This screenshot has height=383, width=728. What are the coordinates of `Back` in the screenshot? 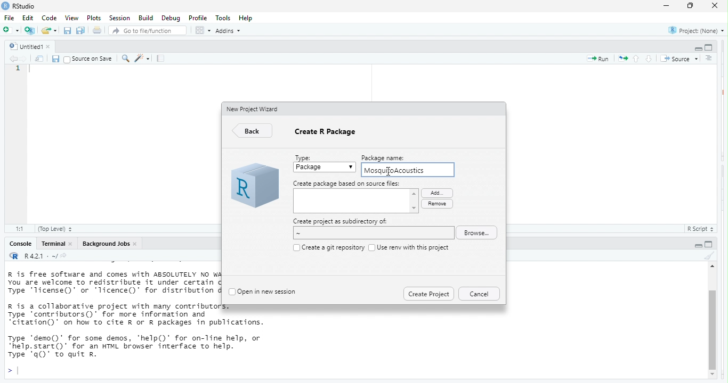 It's located at (254, 131).